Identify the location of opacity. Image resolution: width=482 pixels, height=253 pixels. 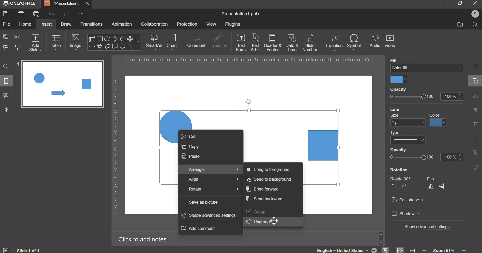
(400, 149).